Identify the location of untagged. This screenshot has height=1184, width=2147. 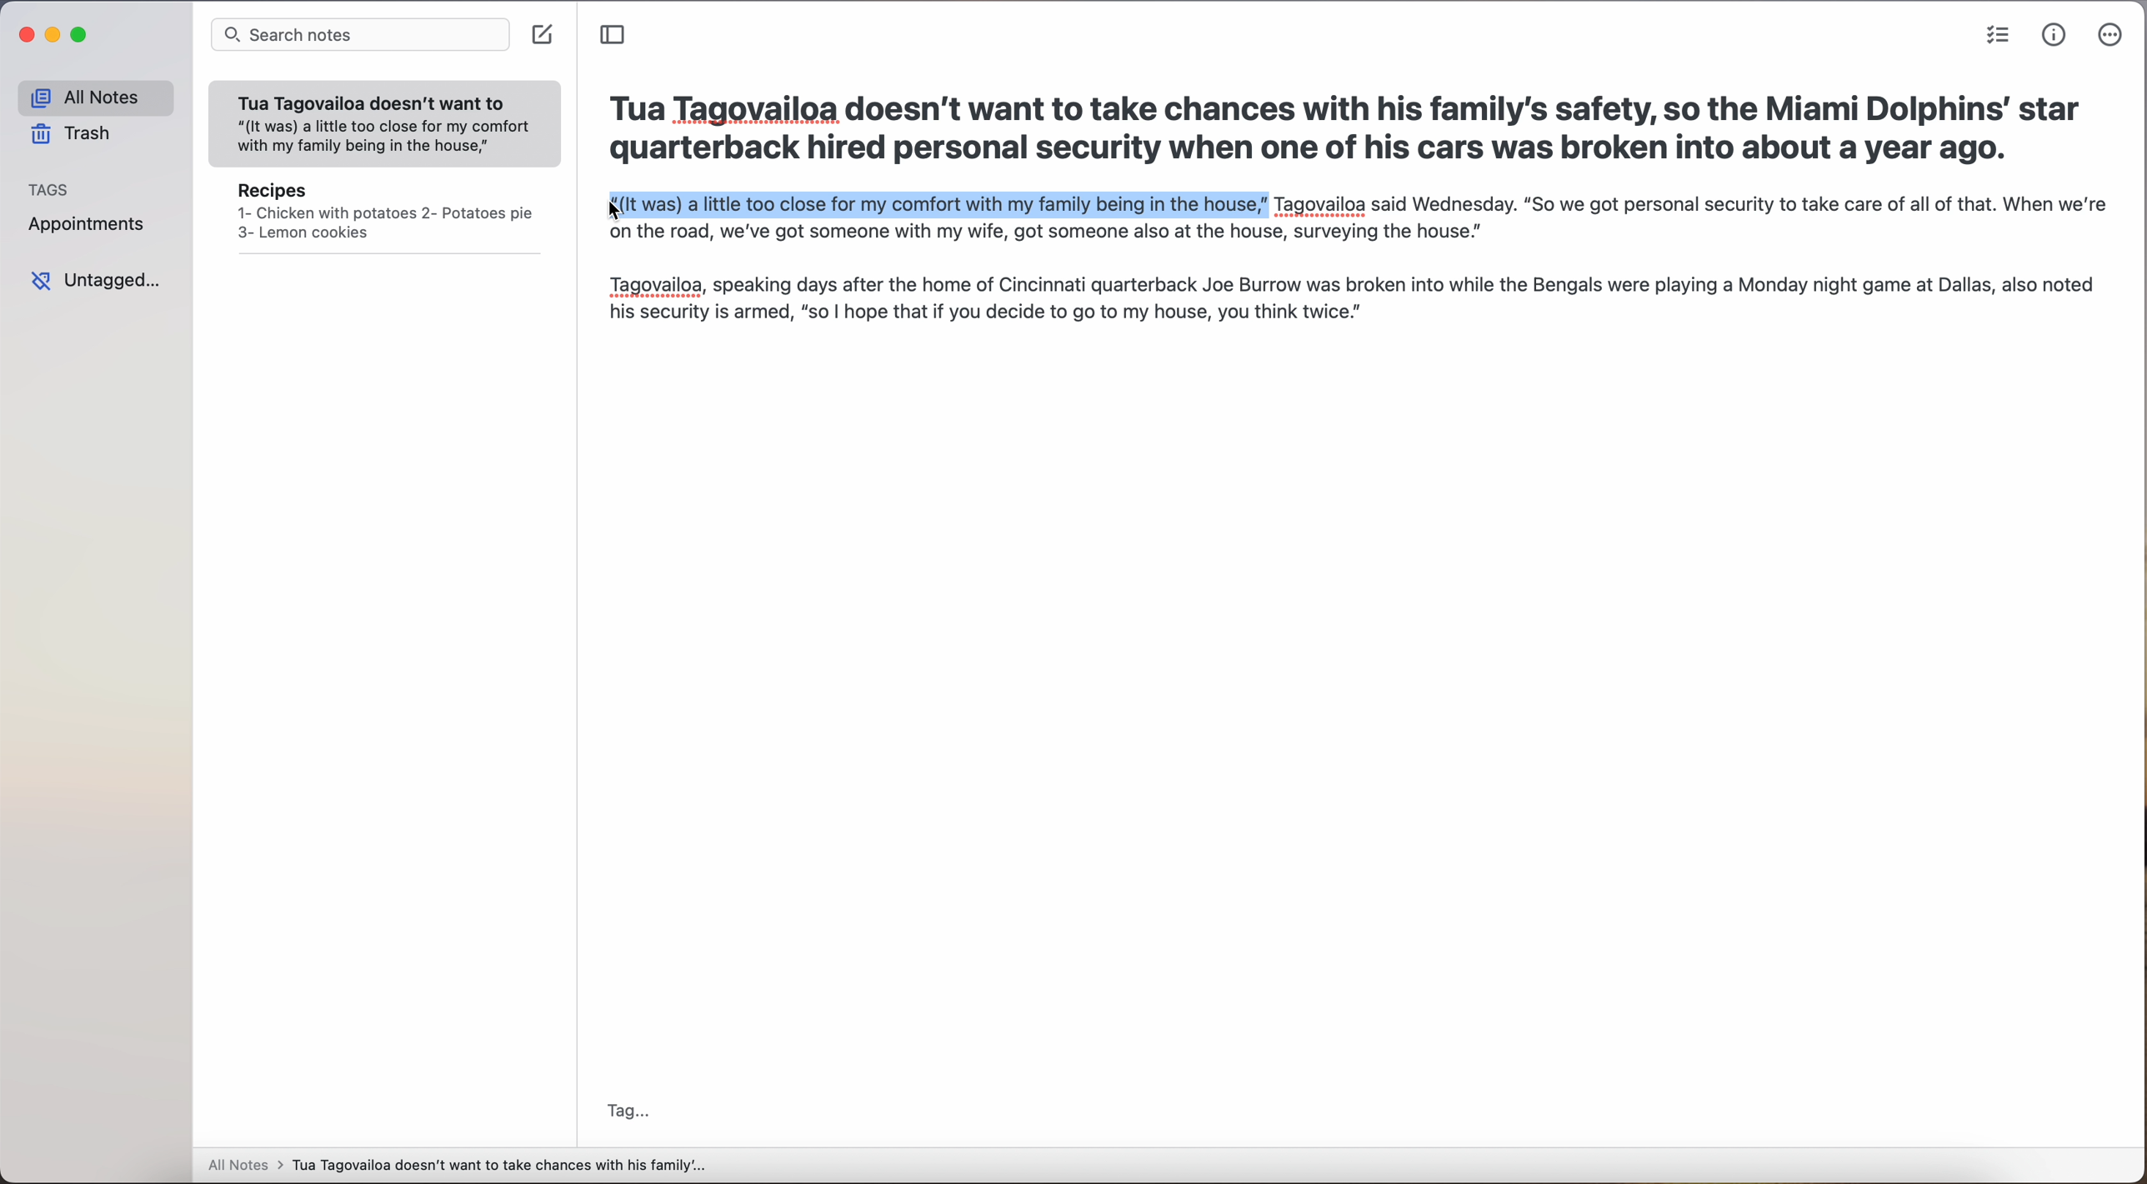
(95, 281).